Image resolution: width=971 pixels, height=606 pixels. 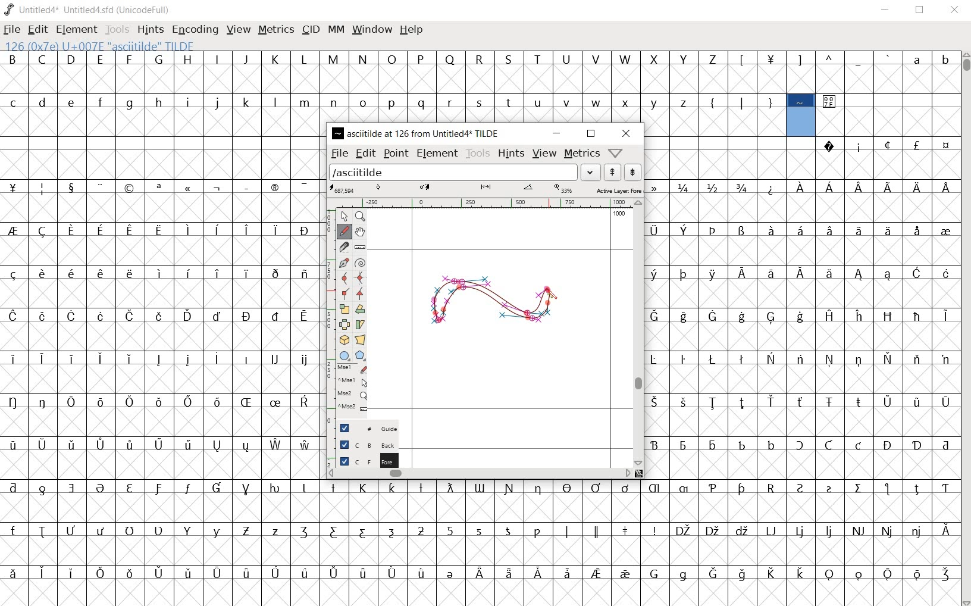 What do you see at coordinates (632, 171) in the screenshot?
I see `show the previous word on the list` at bounding box center [632, 171].